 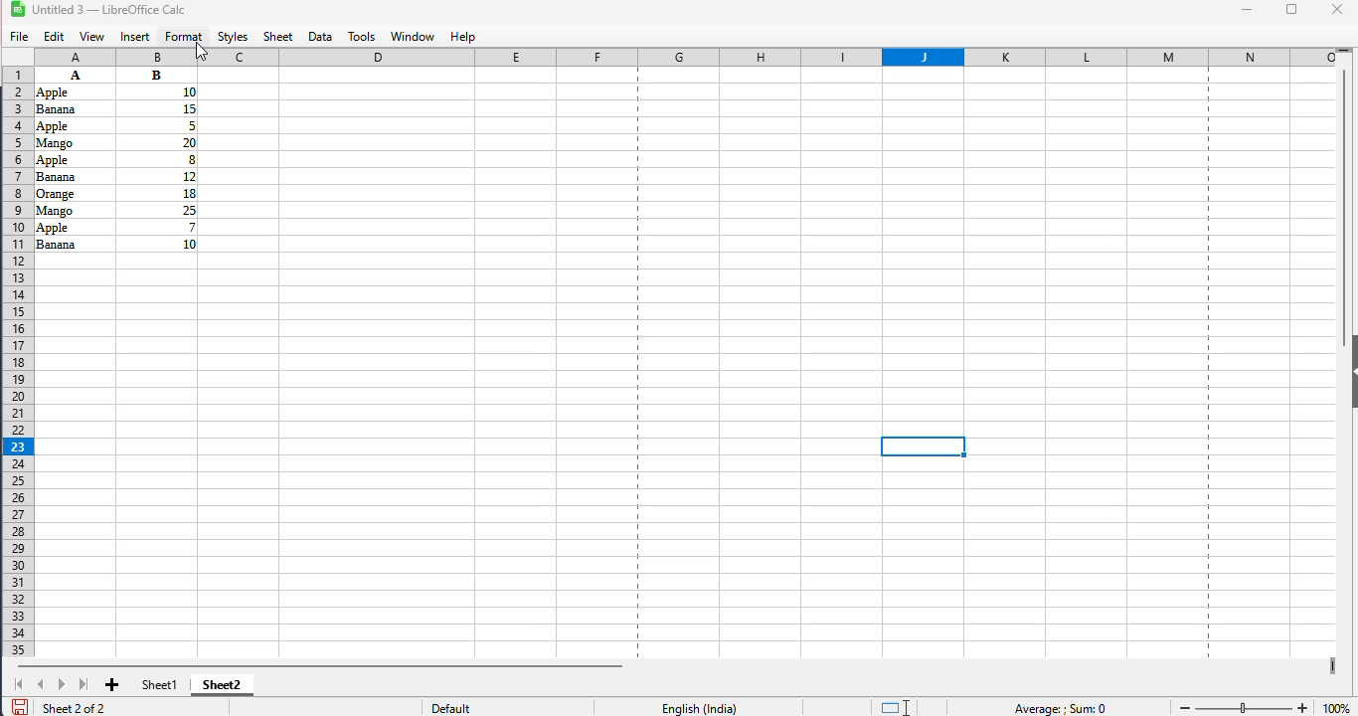 What do you see at coordinates (234, 38) in the screenshot?
I see `styles` at bounding box center [234, 38].